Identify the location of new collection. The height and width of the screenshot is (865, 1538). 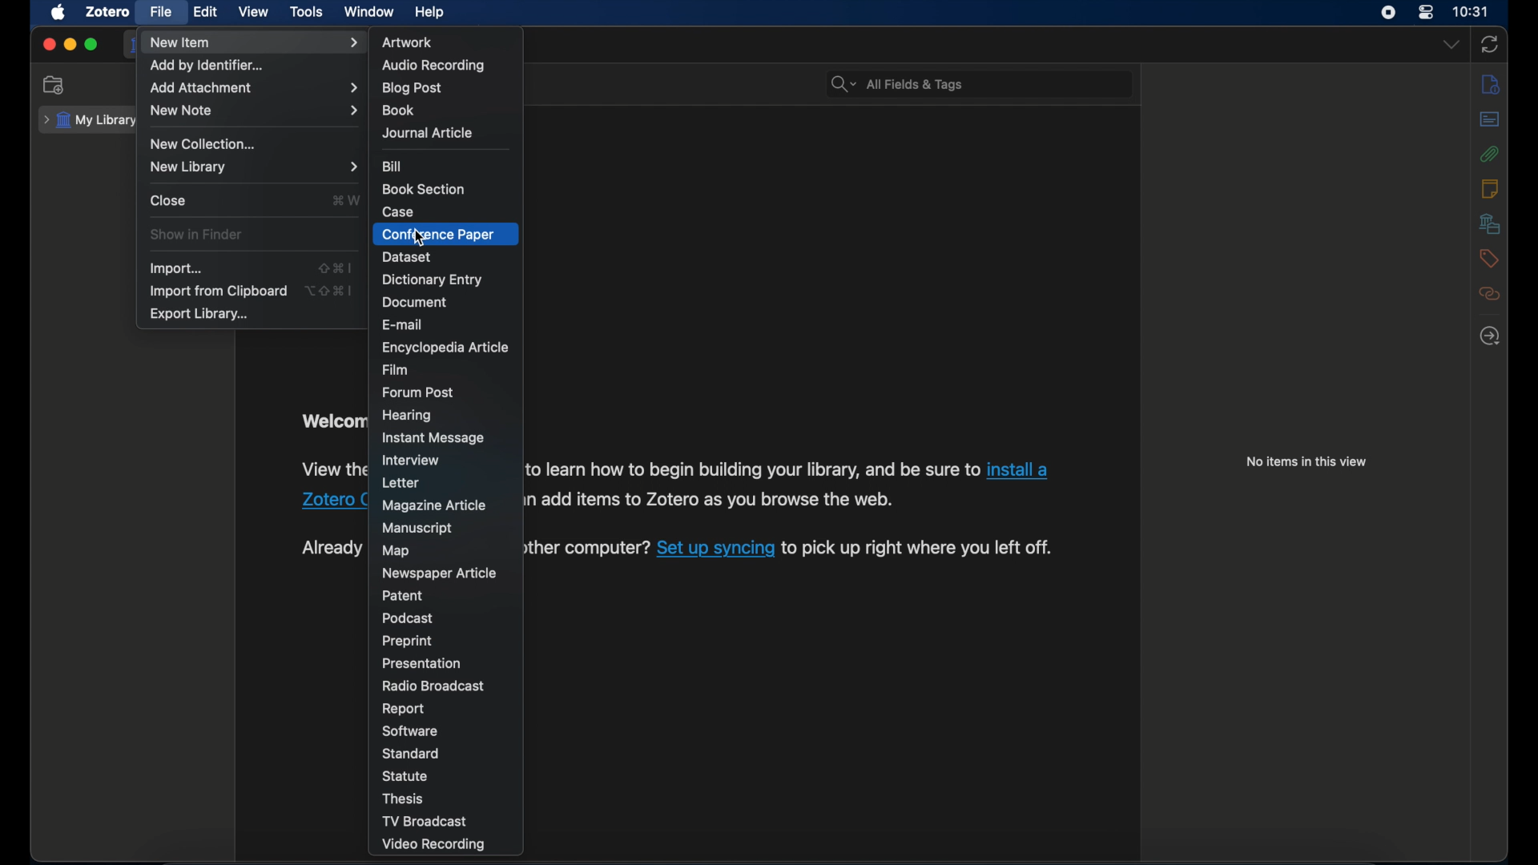
(203, 143).